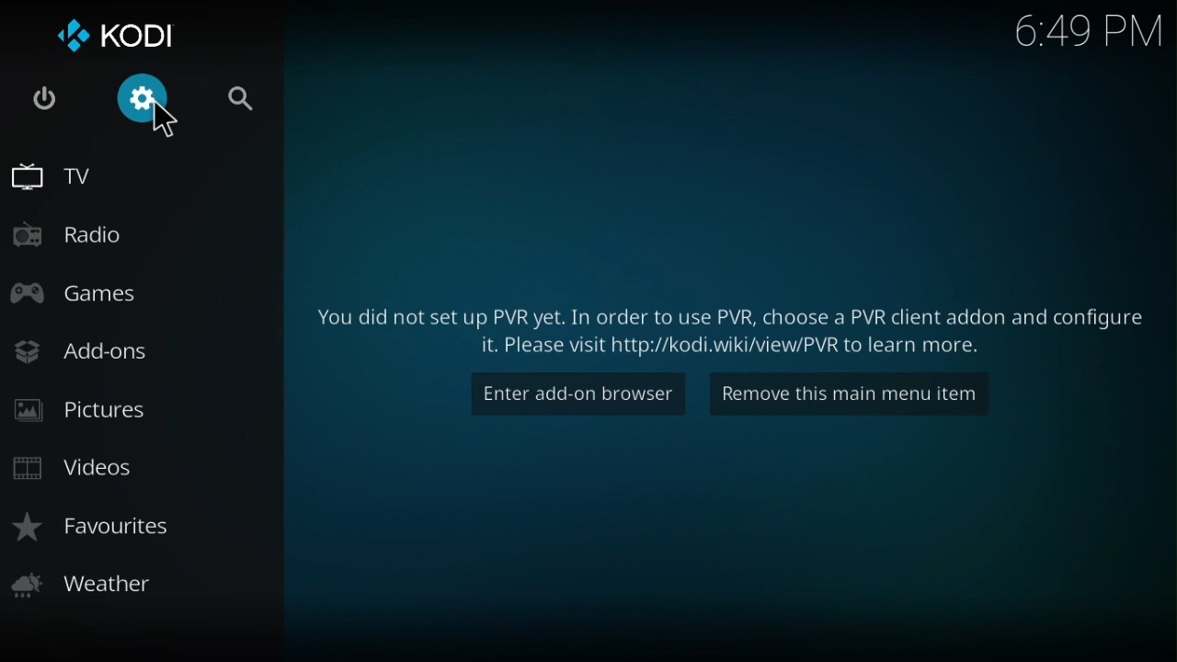 This screenshot has height=662, width=1177. What do you see at coordinates (858, 392) in the screenshot?
I see `Remove this man menu item` at bounding box center [858, 392].